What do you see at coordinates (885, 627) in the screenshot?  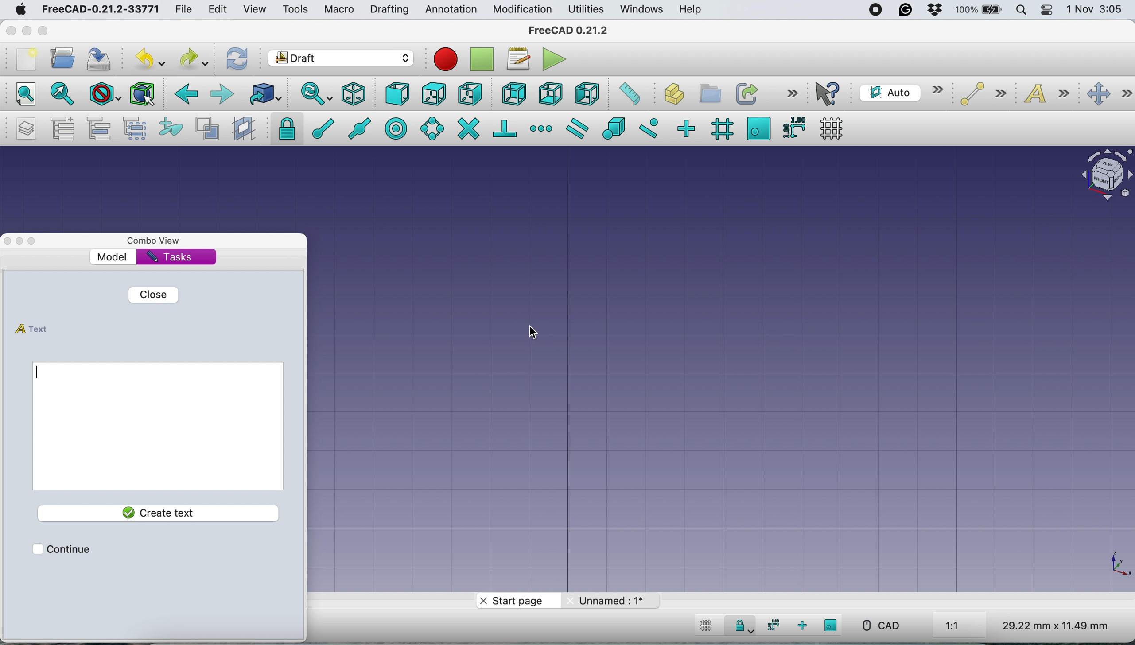 I see `cad` at bounding box center [885, 627].